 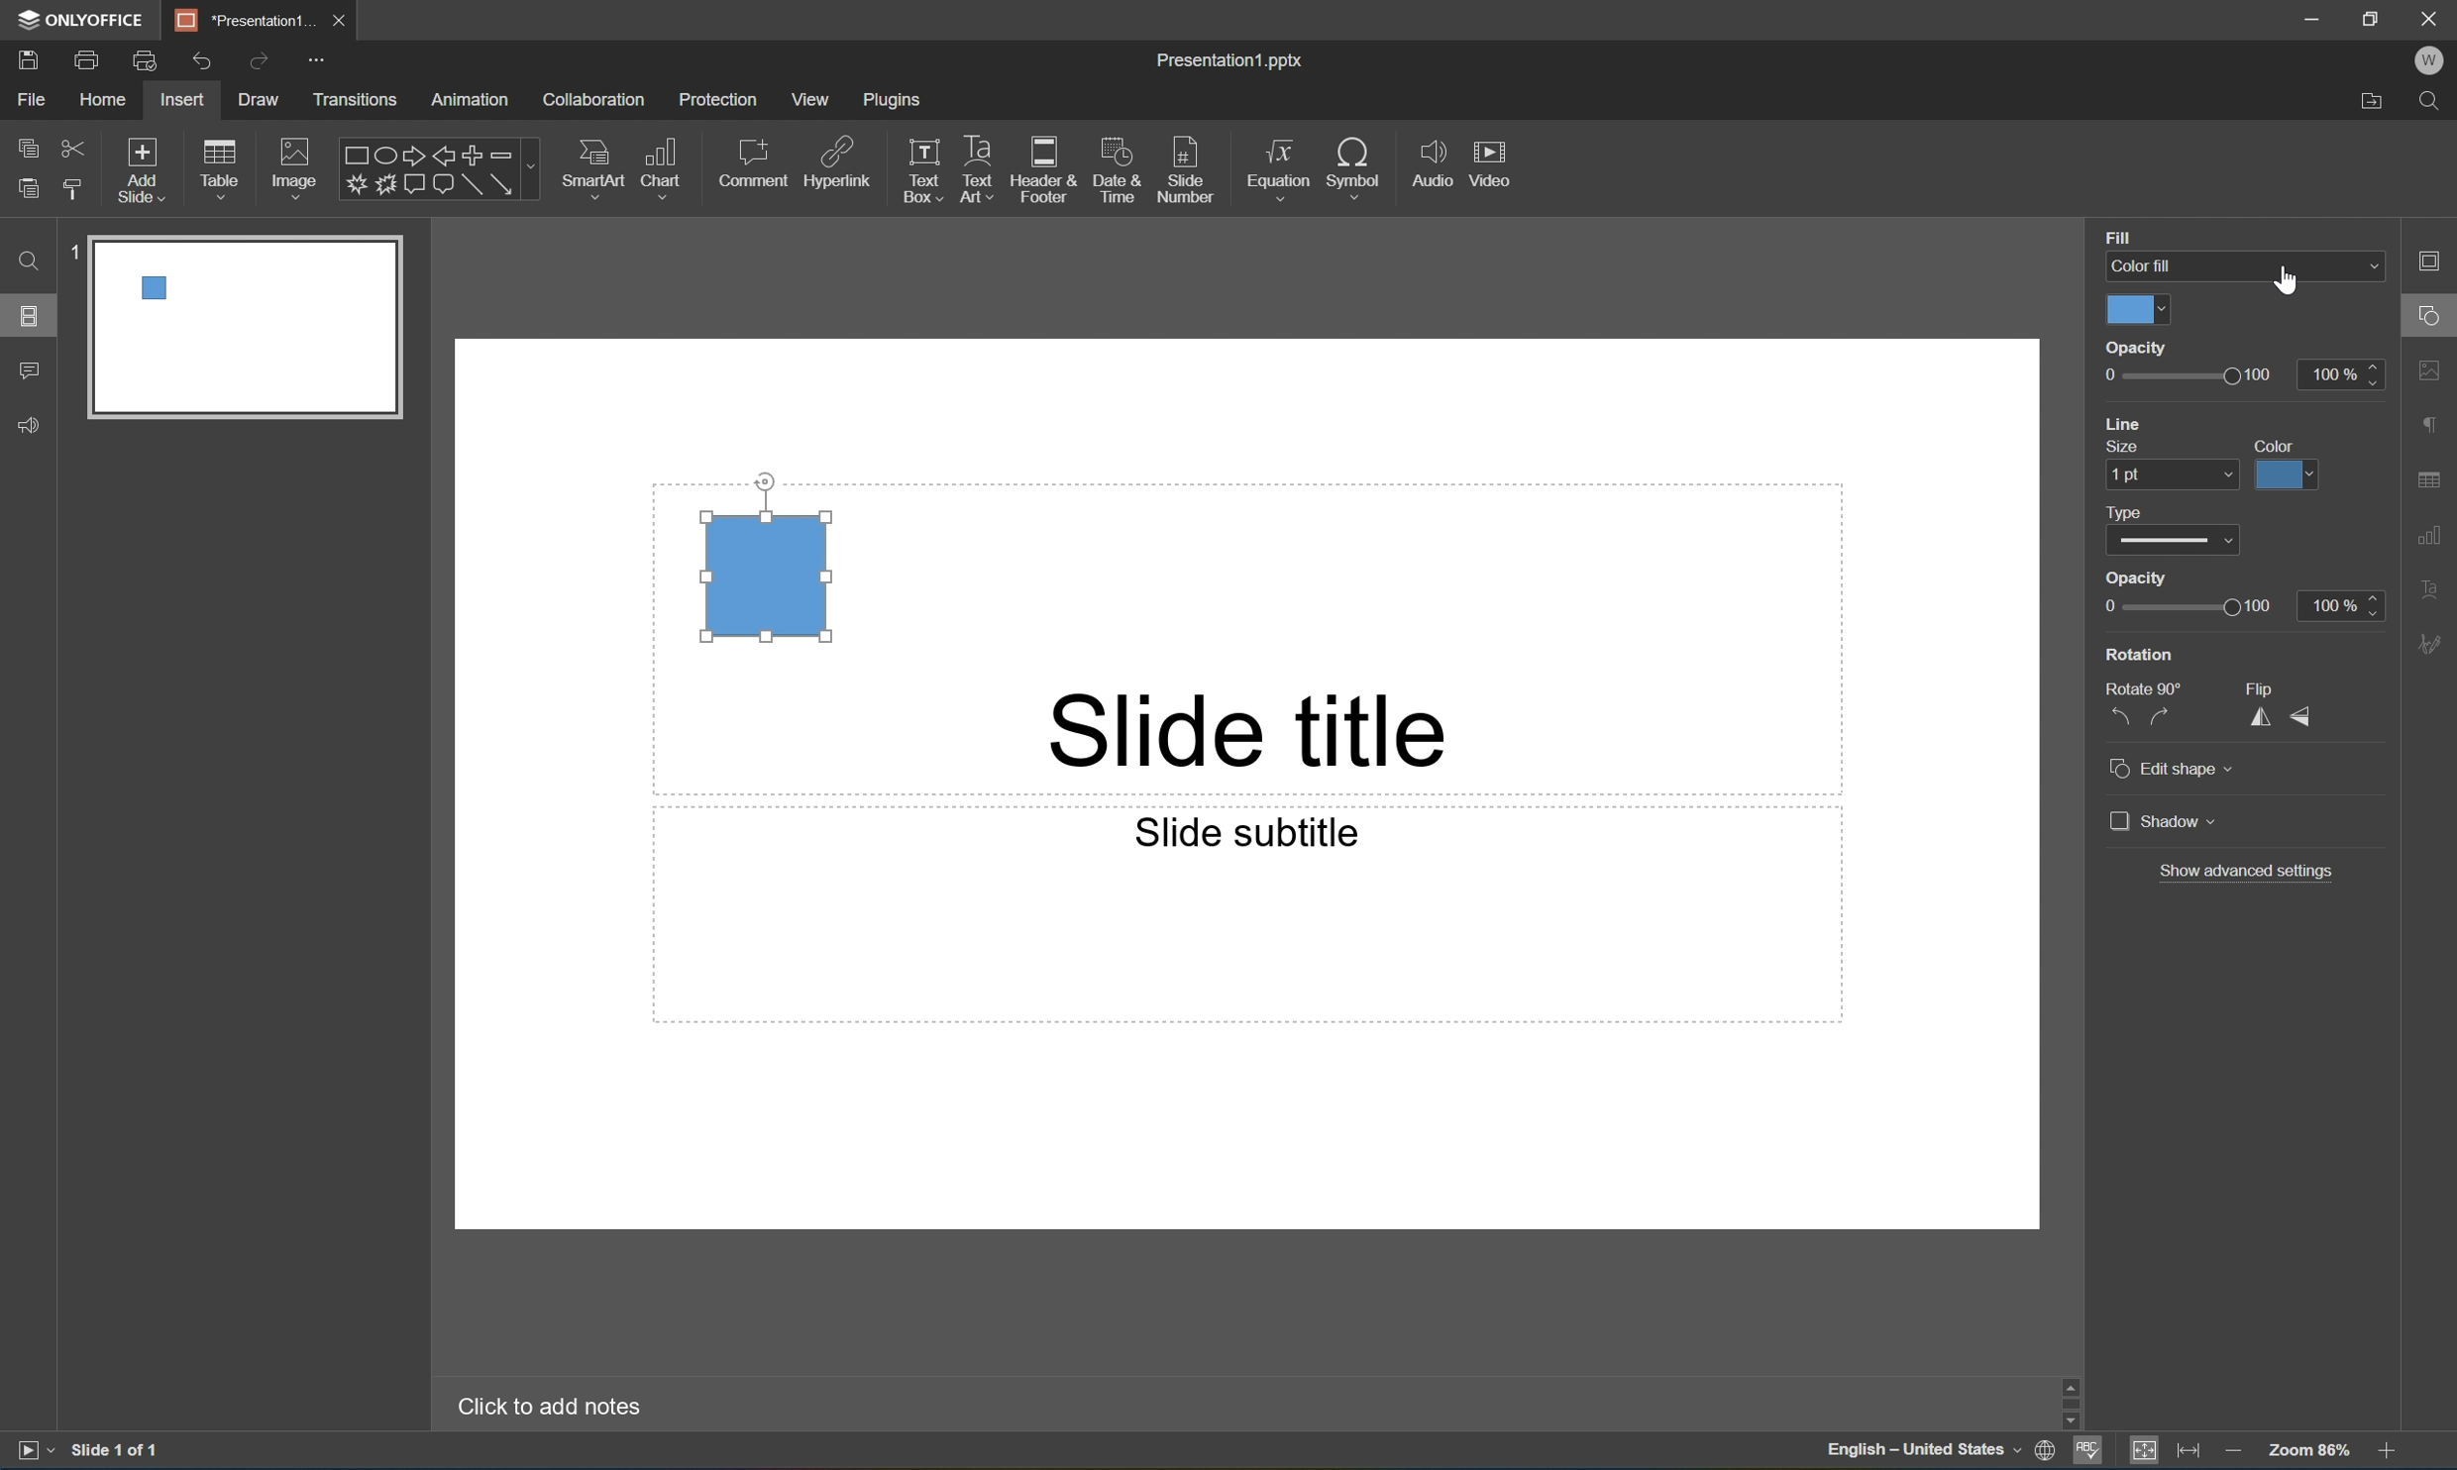 What do you see at coordinates (591, 164) in the screenshot?
I see `SmartArt` at bounding box center [591, 164].